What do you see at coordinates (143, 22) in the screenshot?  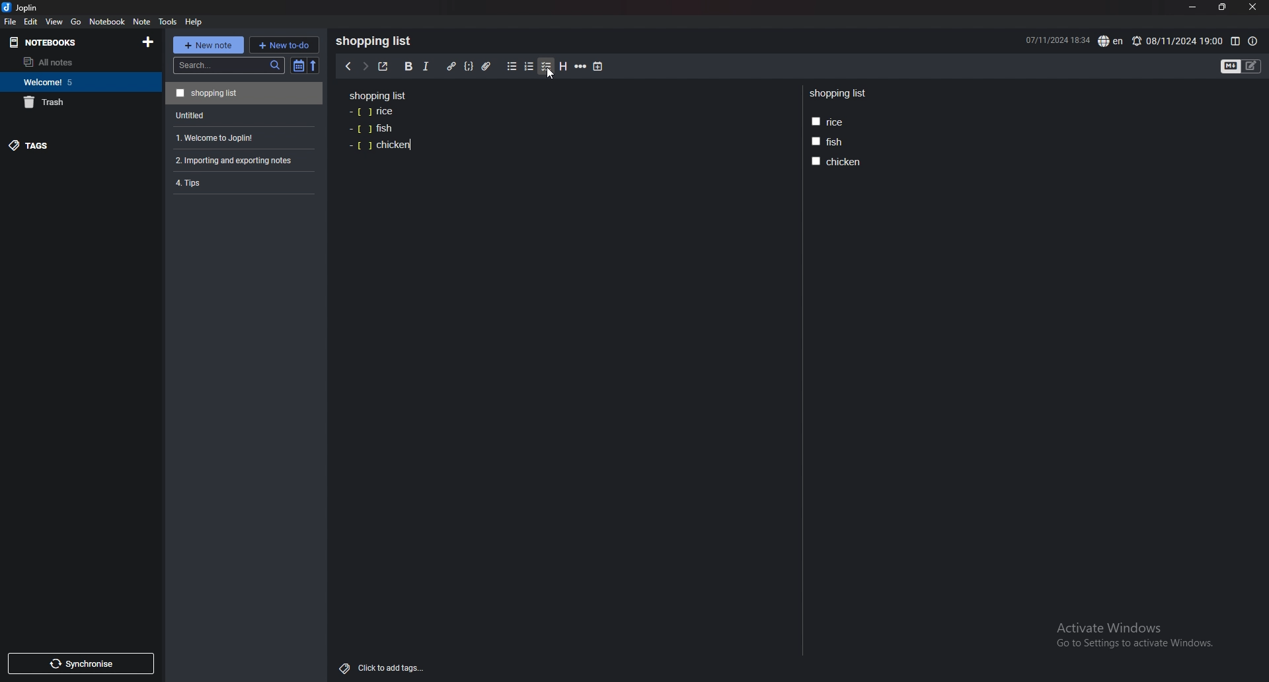 I see `note` at bounding box center [143, 22].